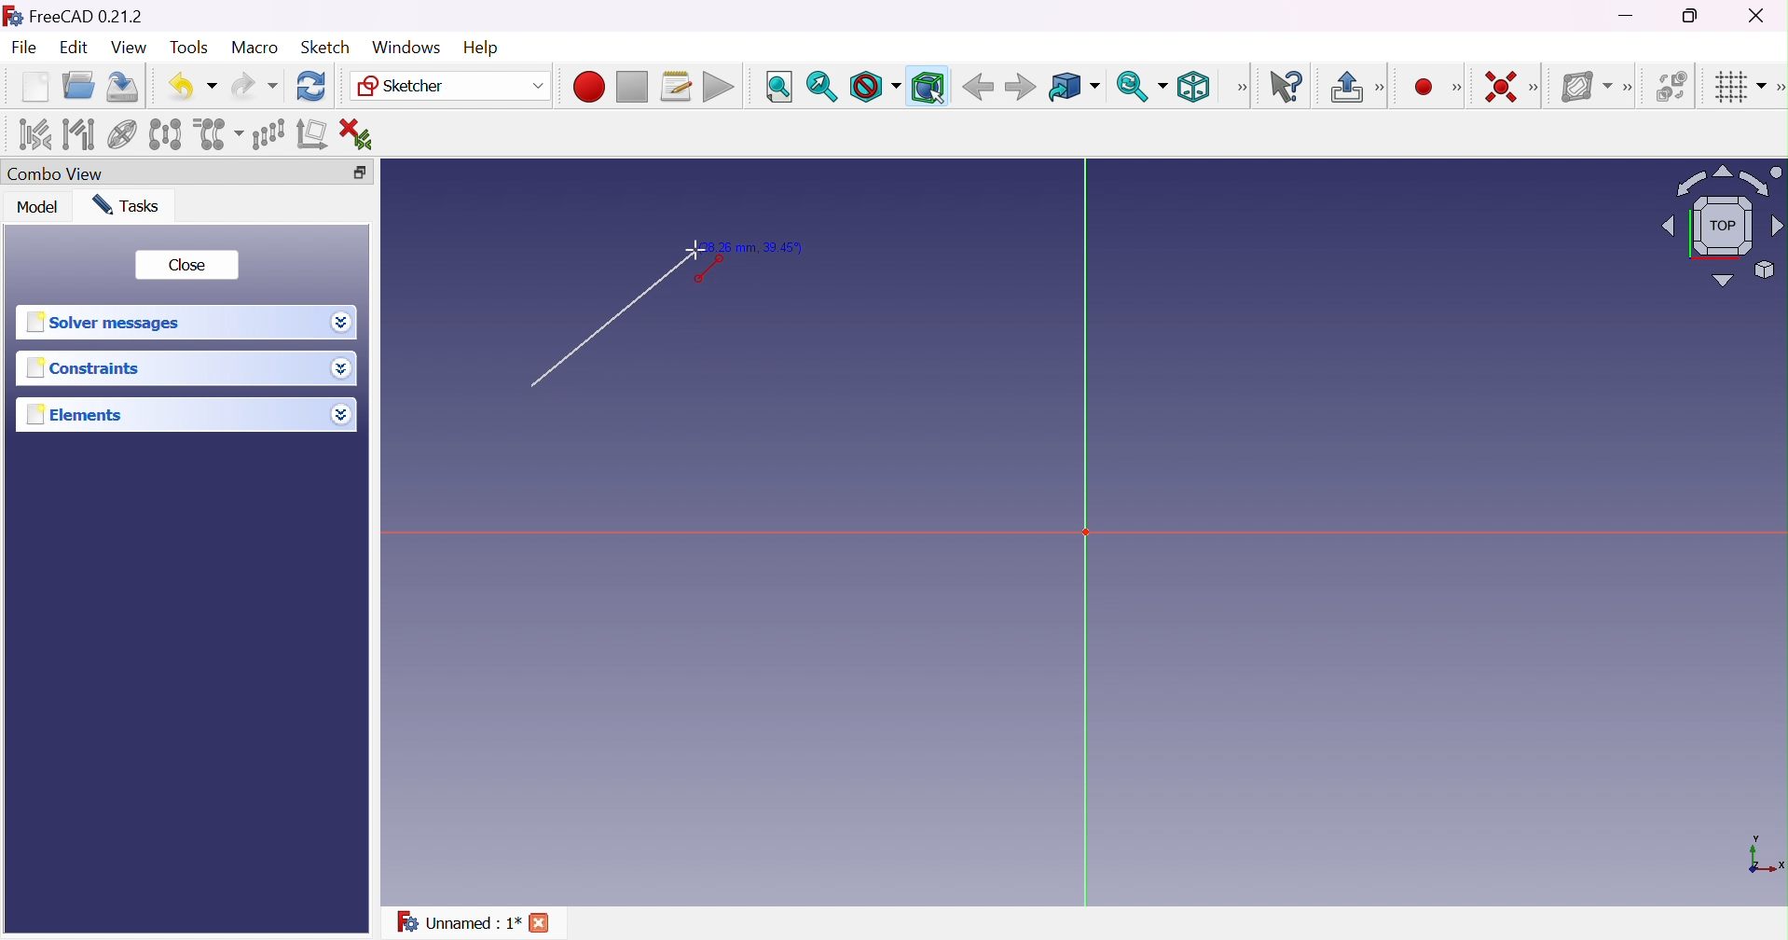  What do you see at coordinates (109, 322) in the screenshot?
I see `Solver messages` at bounding box center [109, 322].